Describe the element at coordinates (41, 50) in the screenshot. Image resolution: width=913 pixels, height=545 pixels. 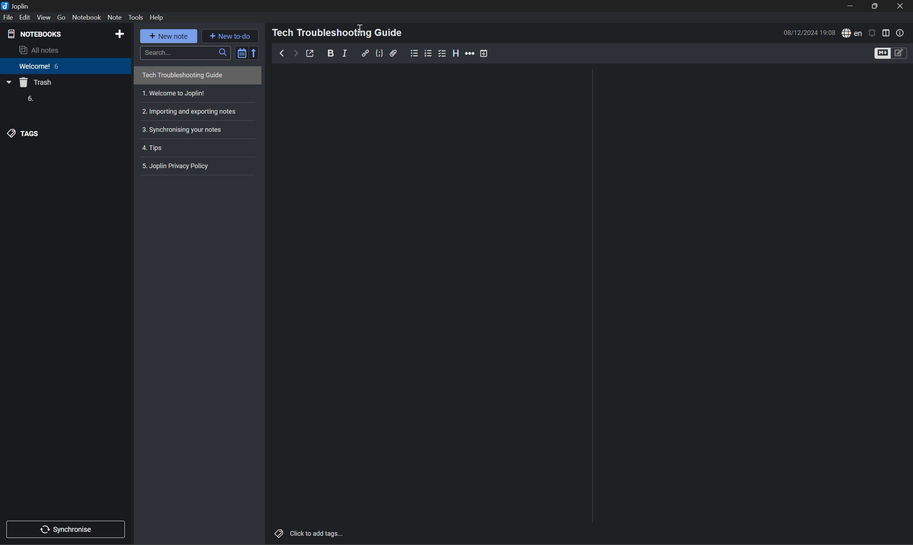
I see `All notes` at that location.